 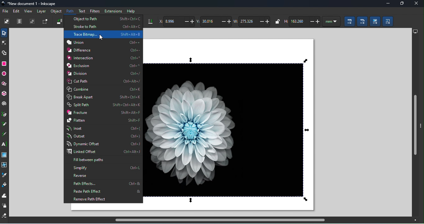 I want to click on Minimize, so click(x=386, y=4).